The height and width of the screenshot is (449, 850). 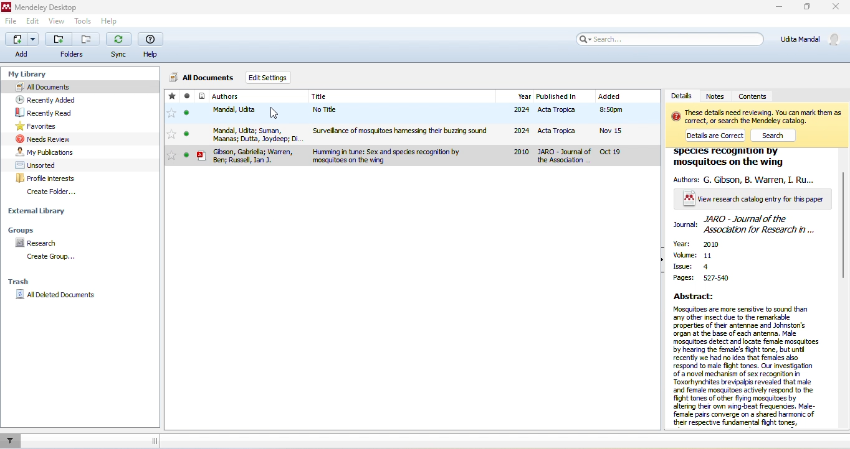 What do you see at coordinates (403, 113) in the screenshot?
I see `no title` at bounding box center [403, 113].